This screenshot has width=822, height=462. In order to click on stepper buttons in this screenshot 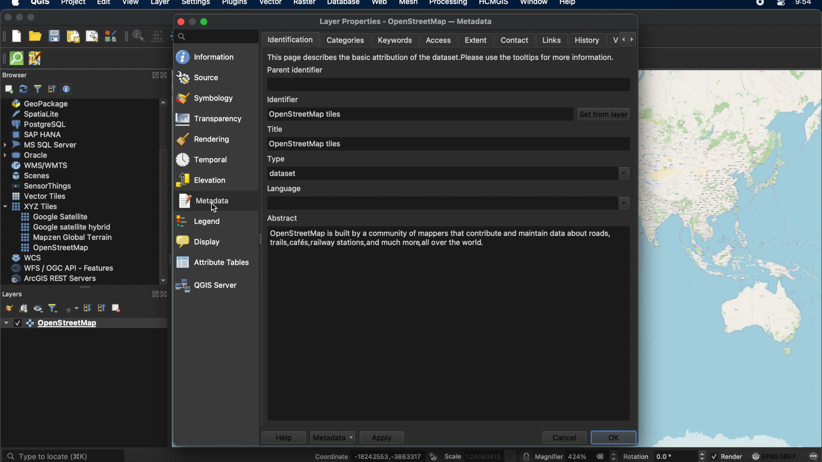, I will do `click(622, 39)`.